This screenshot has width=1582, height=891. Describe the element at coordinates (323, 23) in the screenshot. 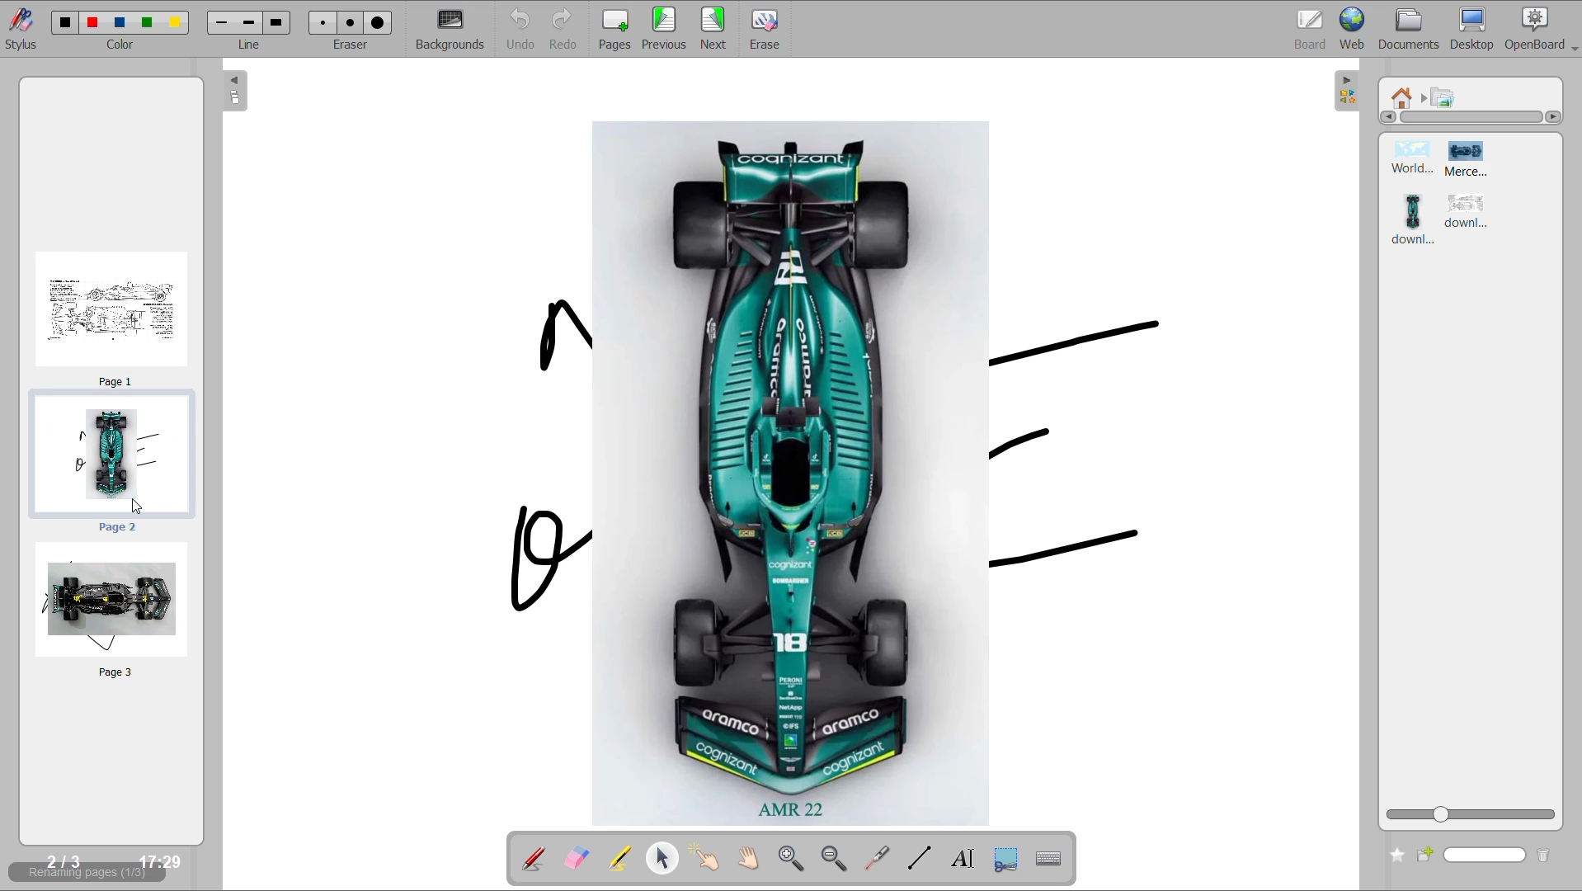

I see `small eraser` at that location.